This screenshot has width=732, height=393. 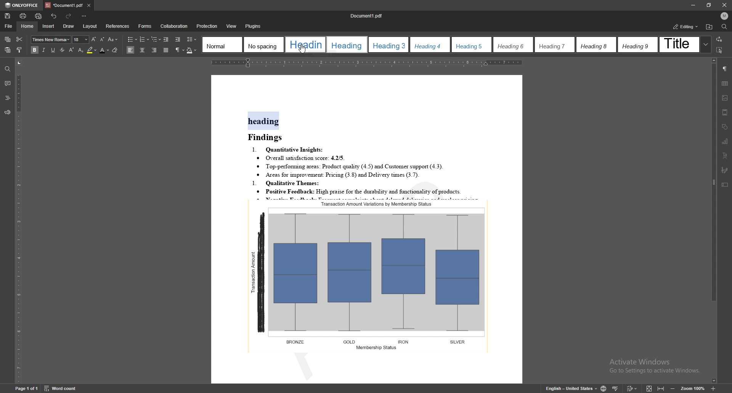 What do you see at coordinates (725, 185) in the screenshot?
I see `text box` at bounding box center [725, 185].